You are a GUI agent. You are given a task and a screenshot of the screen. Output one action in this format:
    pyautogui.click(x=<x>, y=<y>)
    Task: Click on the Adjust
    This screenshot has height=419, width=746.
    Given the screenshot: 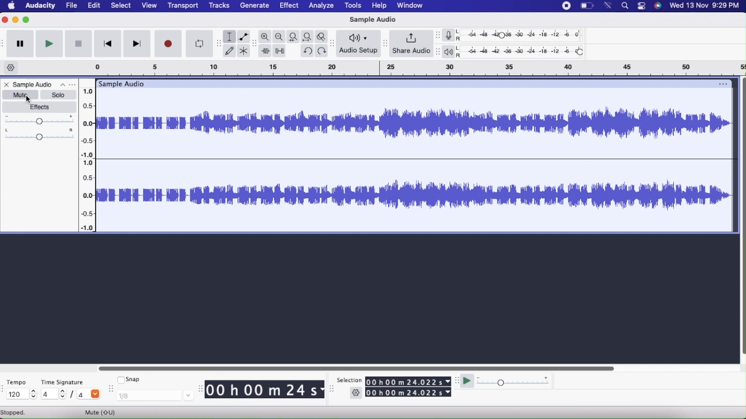 What is the action you would take?
    pyautogui.click(x=256, y=45)
    